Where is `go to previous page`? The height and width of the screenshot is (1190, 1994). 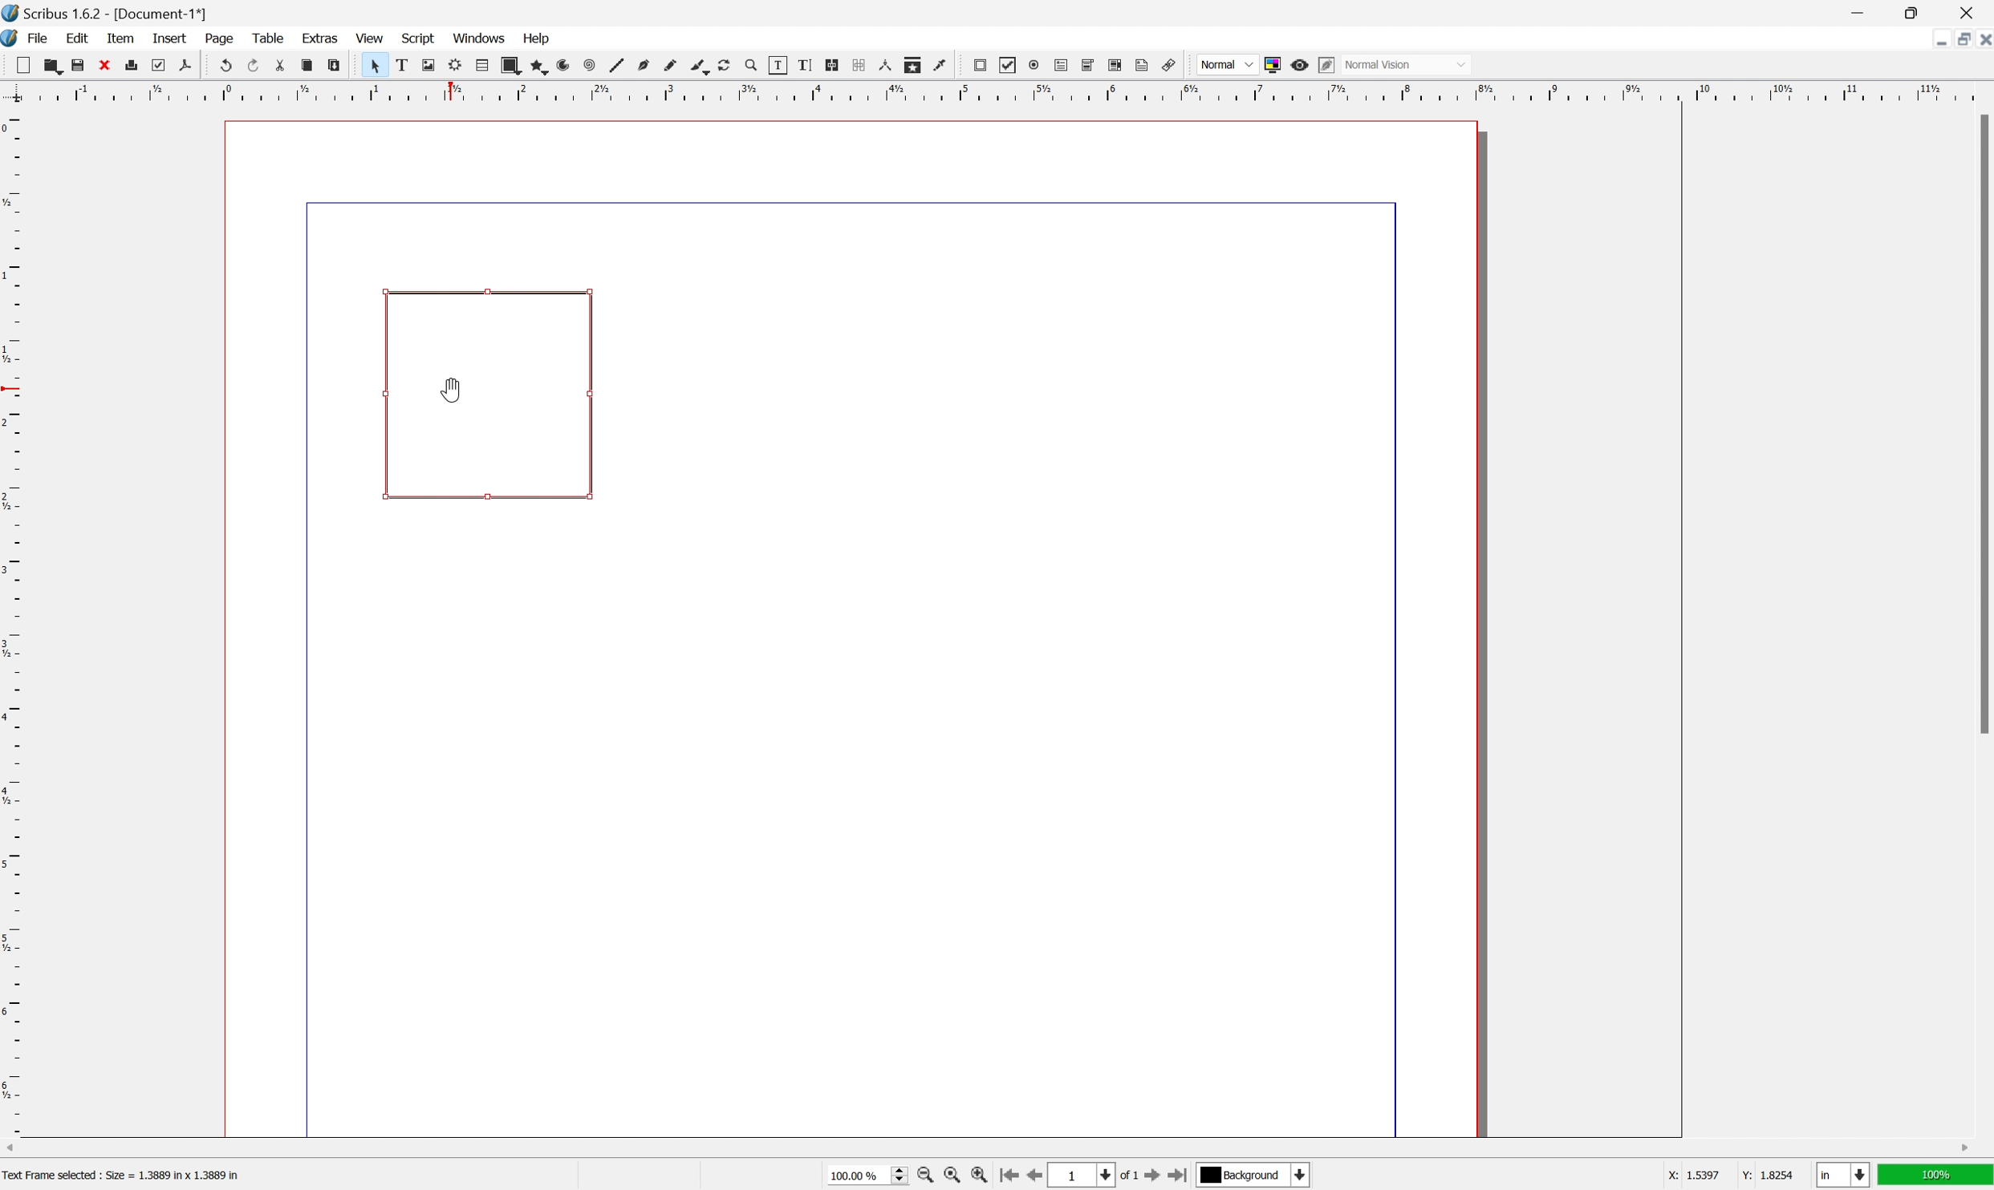
go to previous page is located at coordinates (1031, 1177).